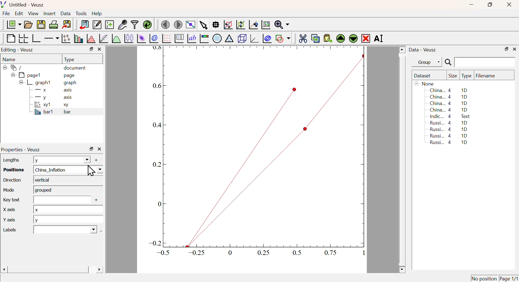 This screenshot has width=519, height=282. Describe the element at coordinates (489, 5) in the screenshot. I see `Restore Down` at that location.